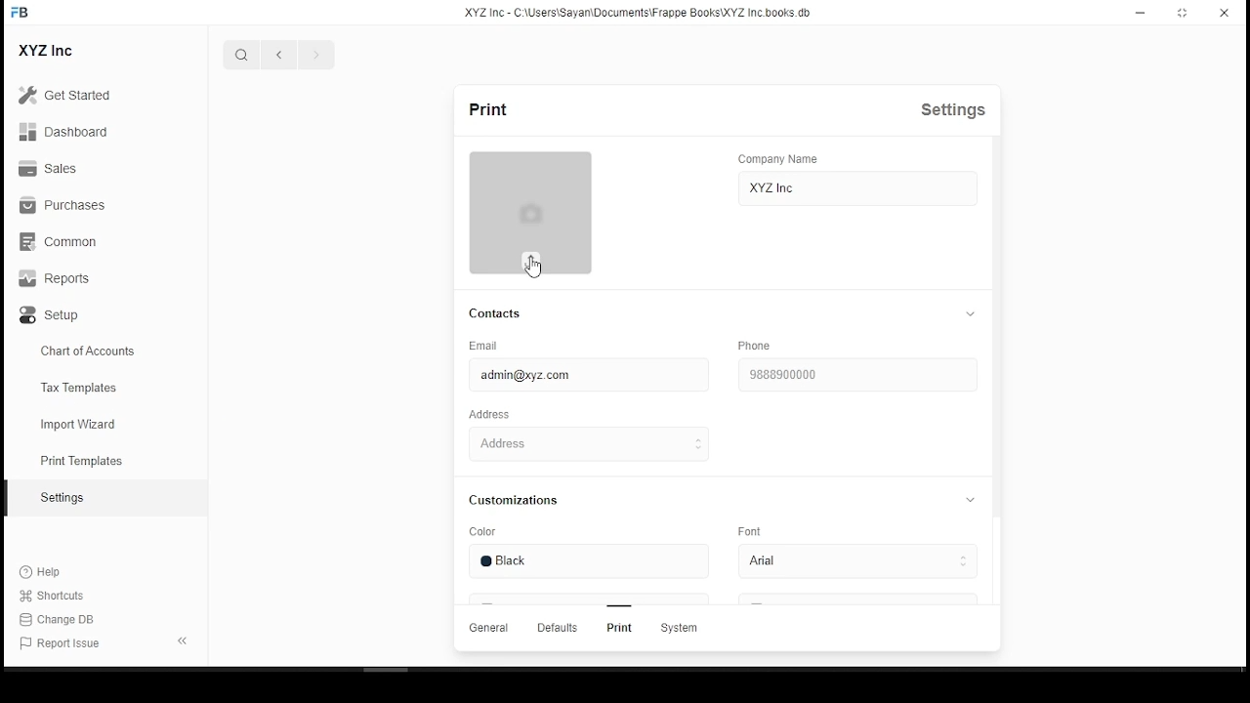  Describe the element at coordinates (533, 444) in the screenshot. I see `Address` at that location.